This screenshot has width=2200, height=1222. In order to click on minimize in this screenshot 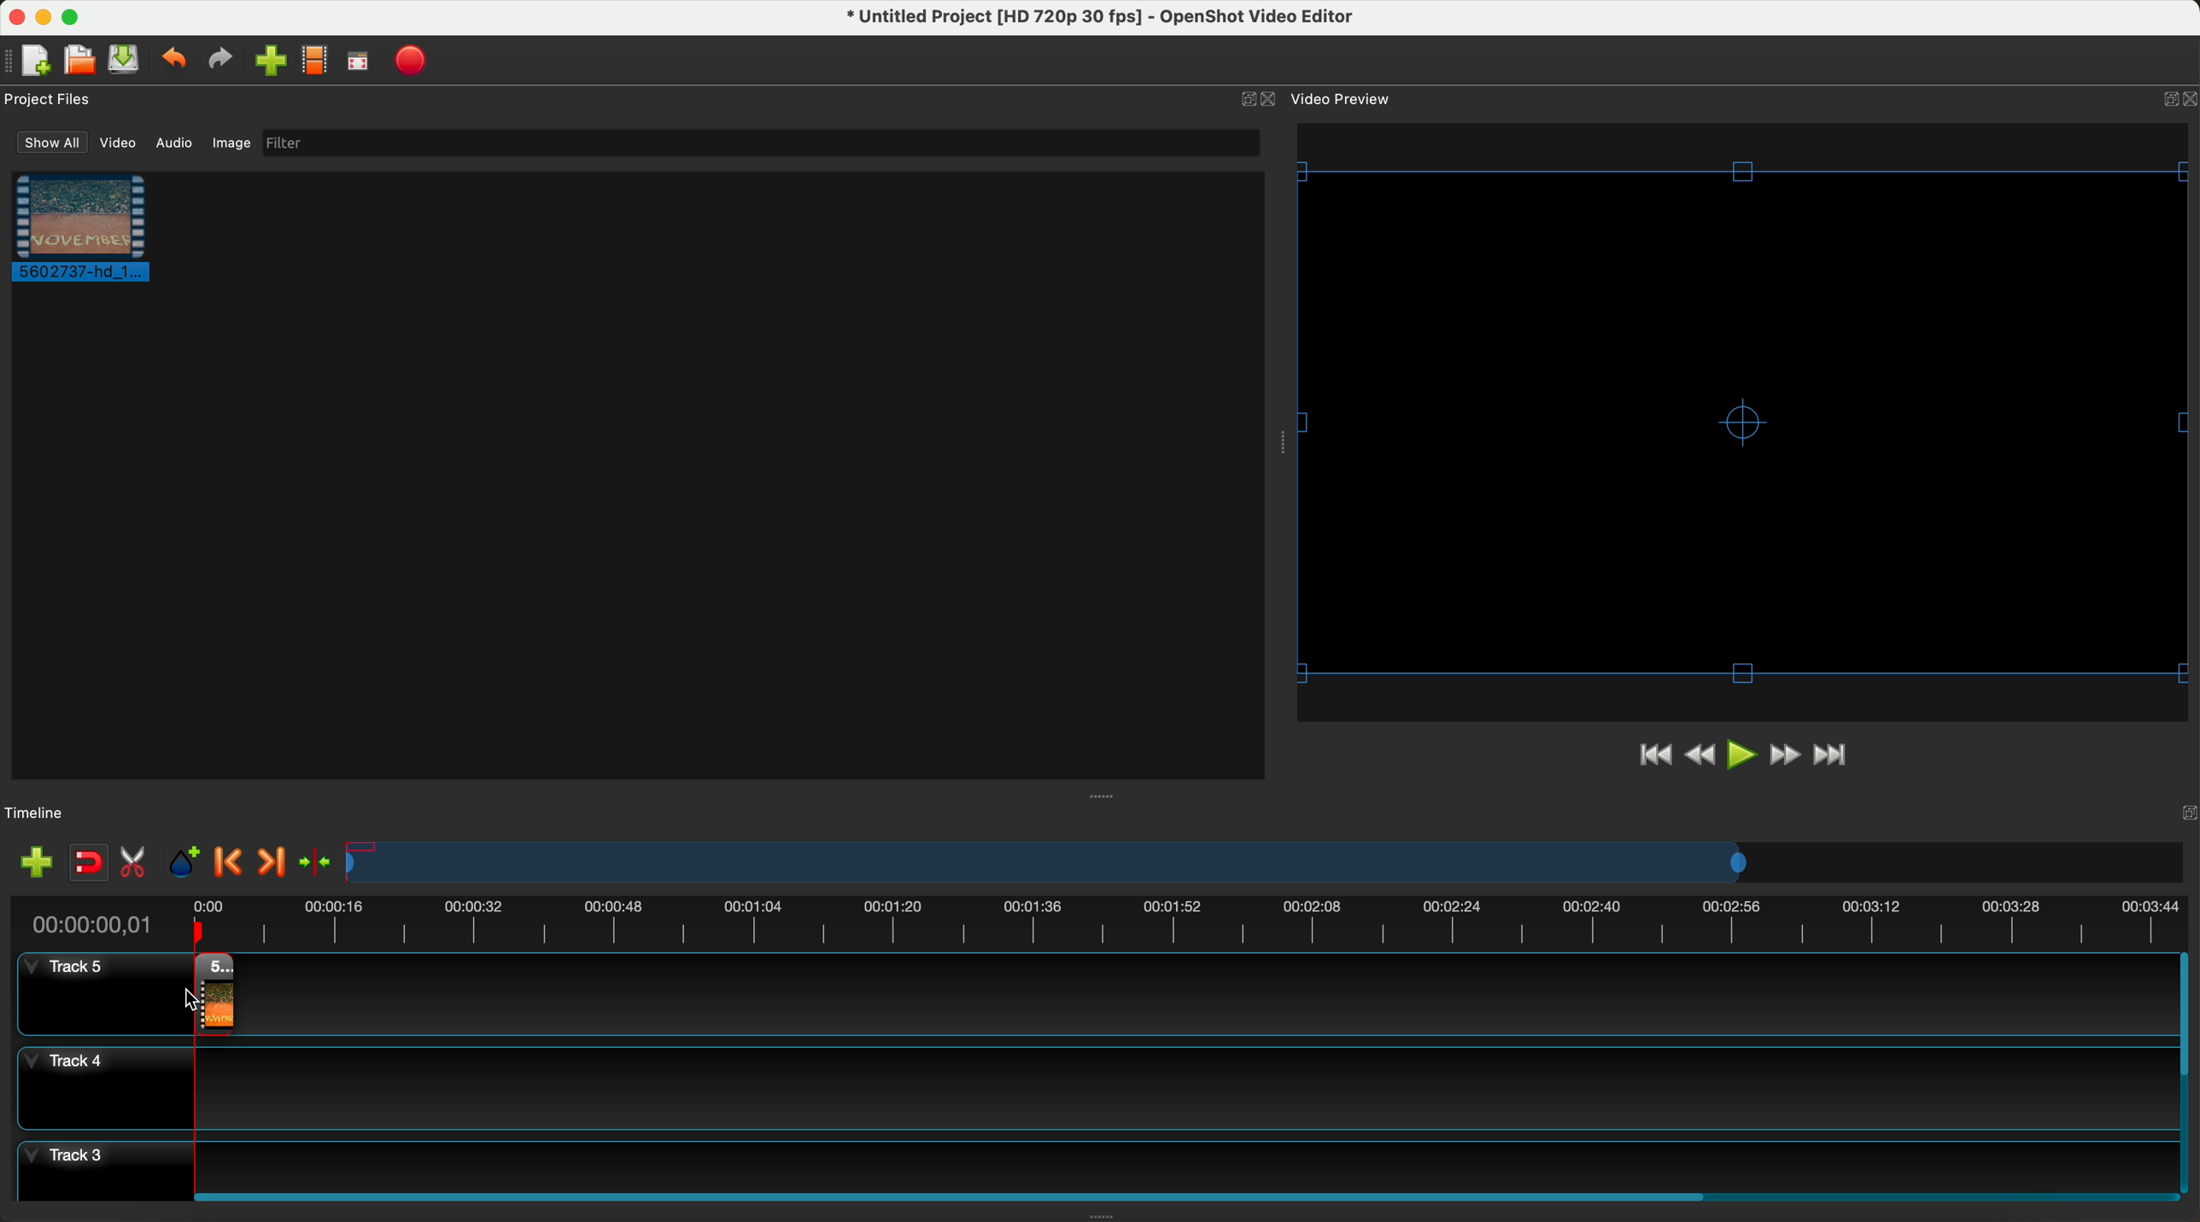, I will do `click(1238, 101)`.